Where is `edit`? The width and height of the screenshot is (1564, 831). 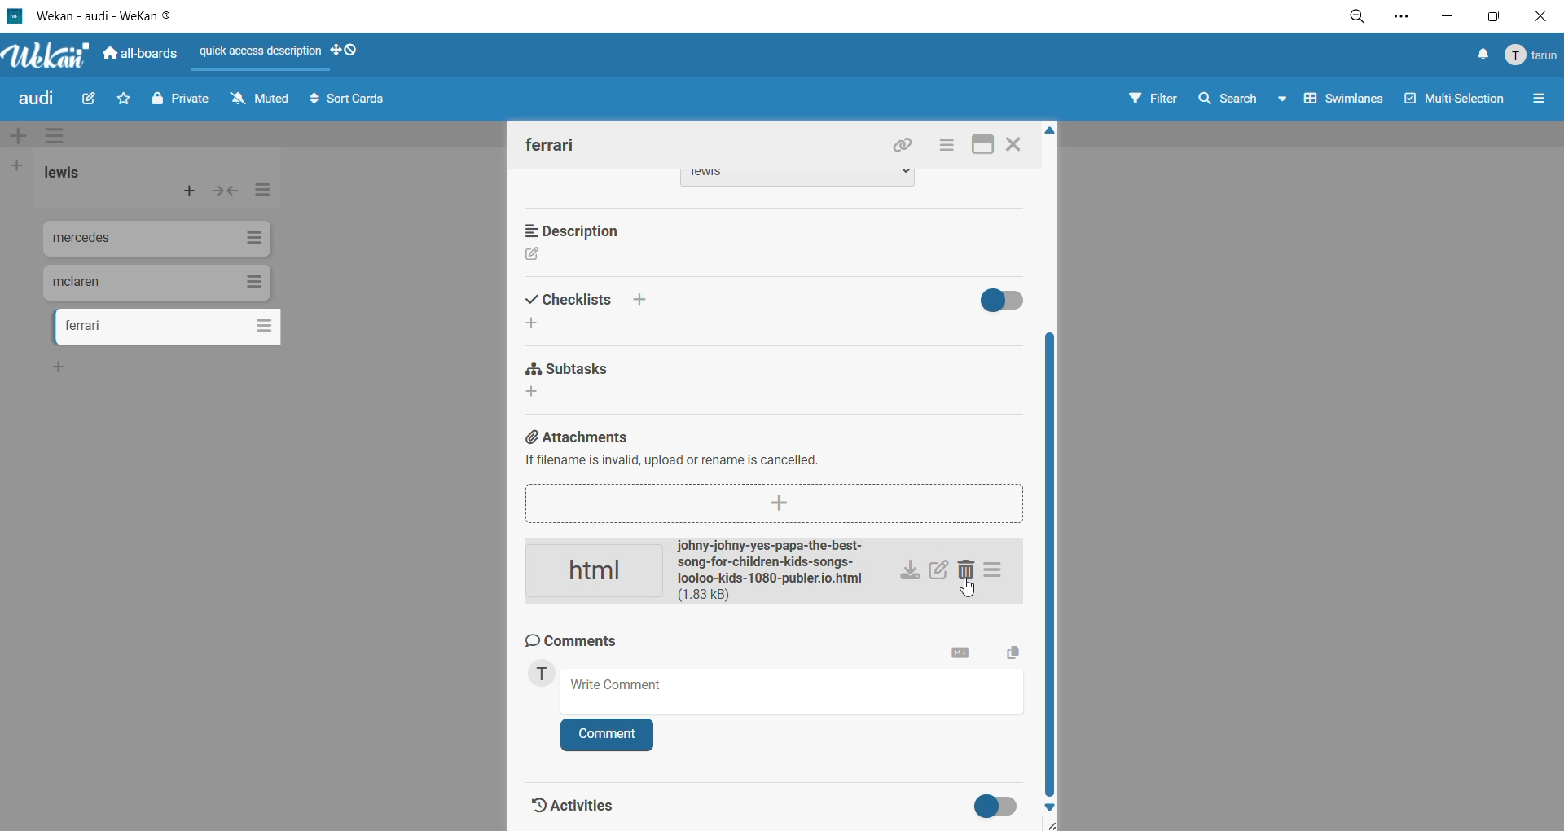
edit is located at coordinates (535, 257).